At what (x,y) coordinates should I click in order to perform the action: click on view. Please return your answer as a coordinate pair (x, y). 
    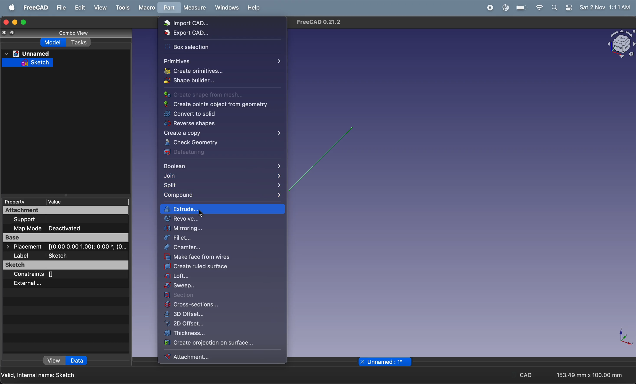
    Looking at the image, I should click on (52, 360).